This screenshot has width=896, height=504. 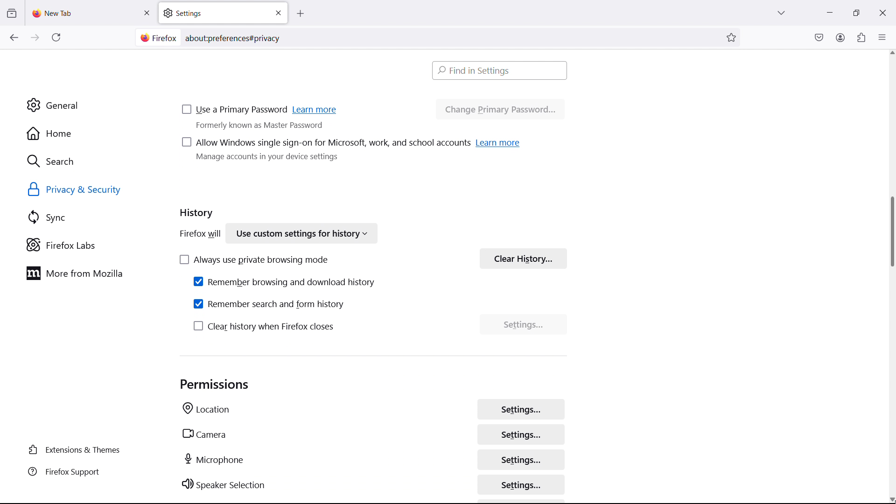 What do you see at coordinates (301, 233) in the screenshot?
I see `select history option for firefox` at bounding box center [301, 233].